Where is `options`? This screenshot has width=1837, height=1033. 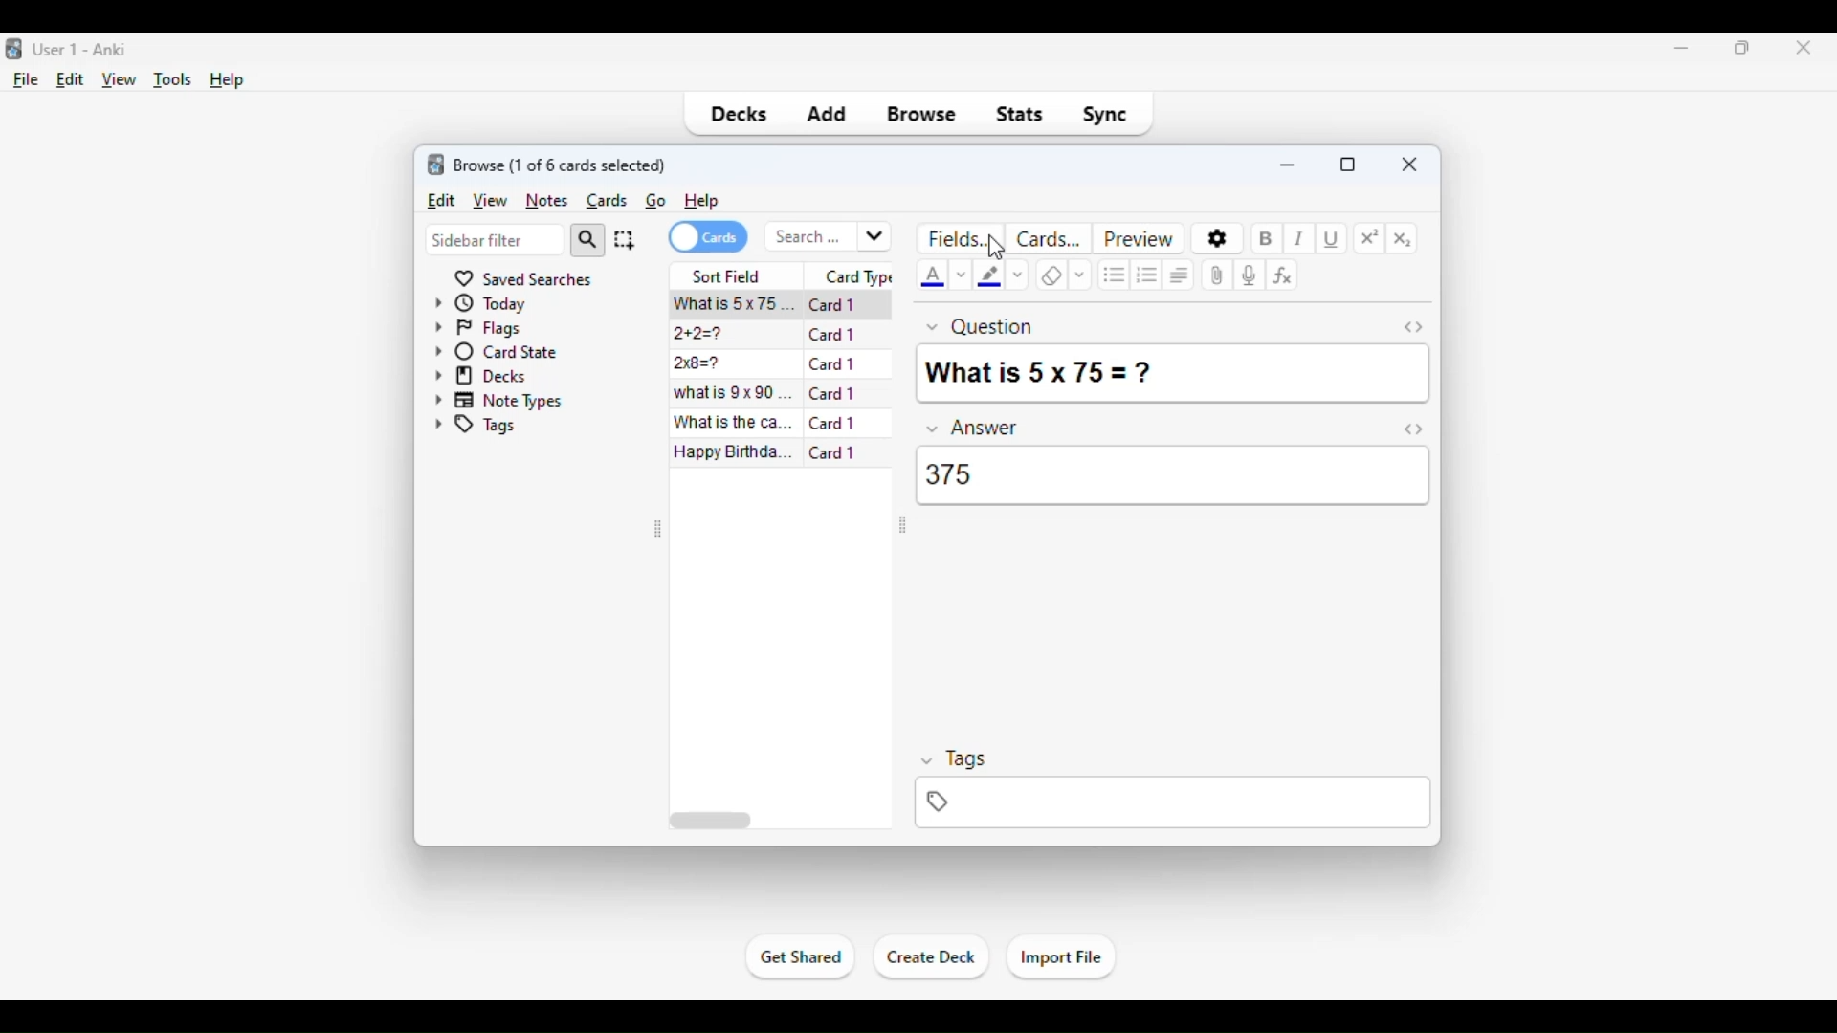
options is located at coordinates (1218, 238).